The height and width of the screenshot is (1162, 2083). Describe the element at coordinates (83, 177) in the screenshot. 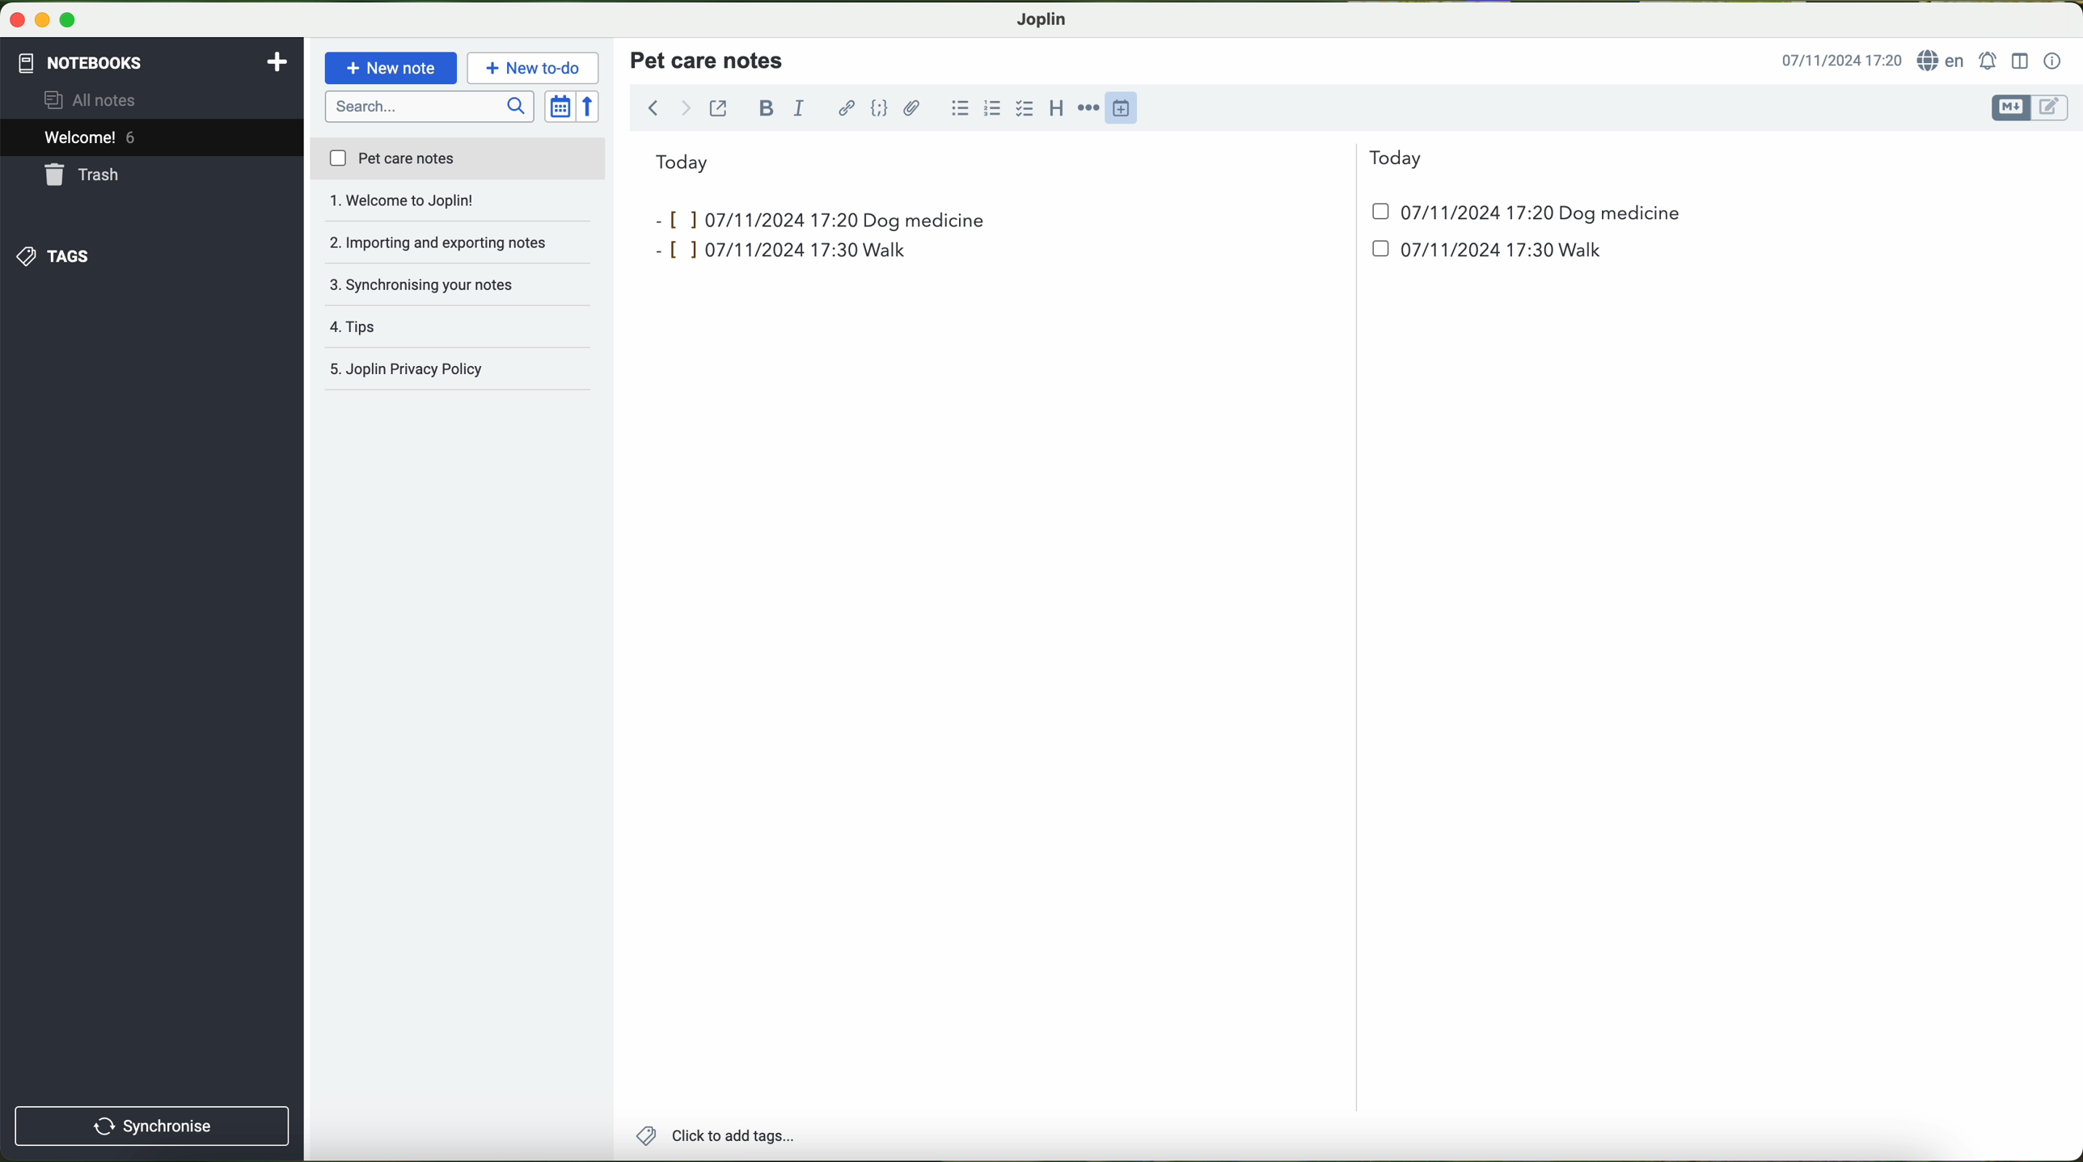

I see `trash` at that location.